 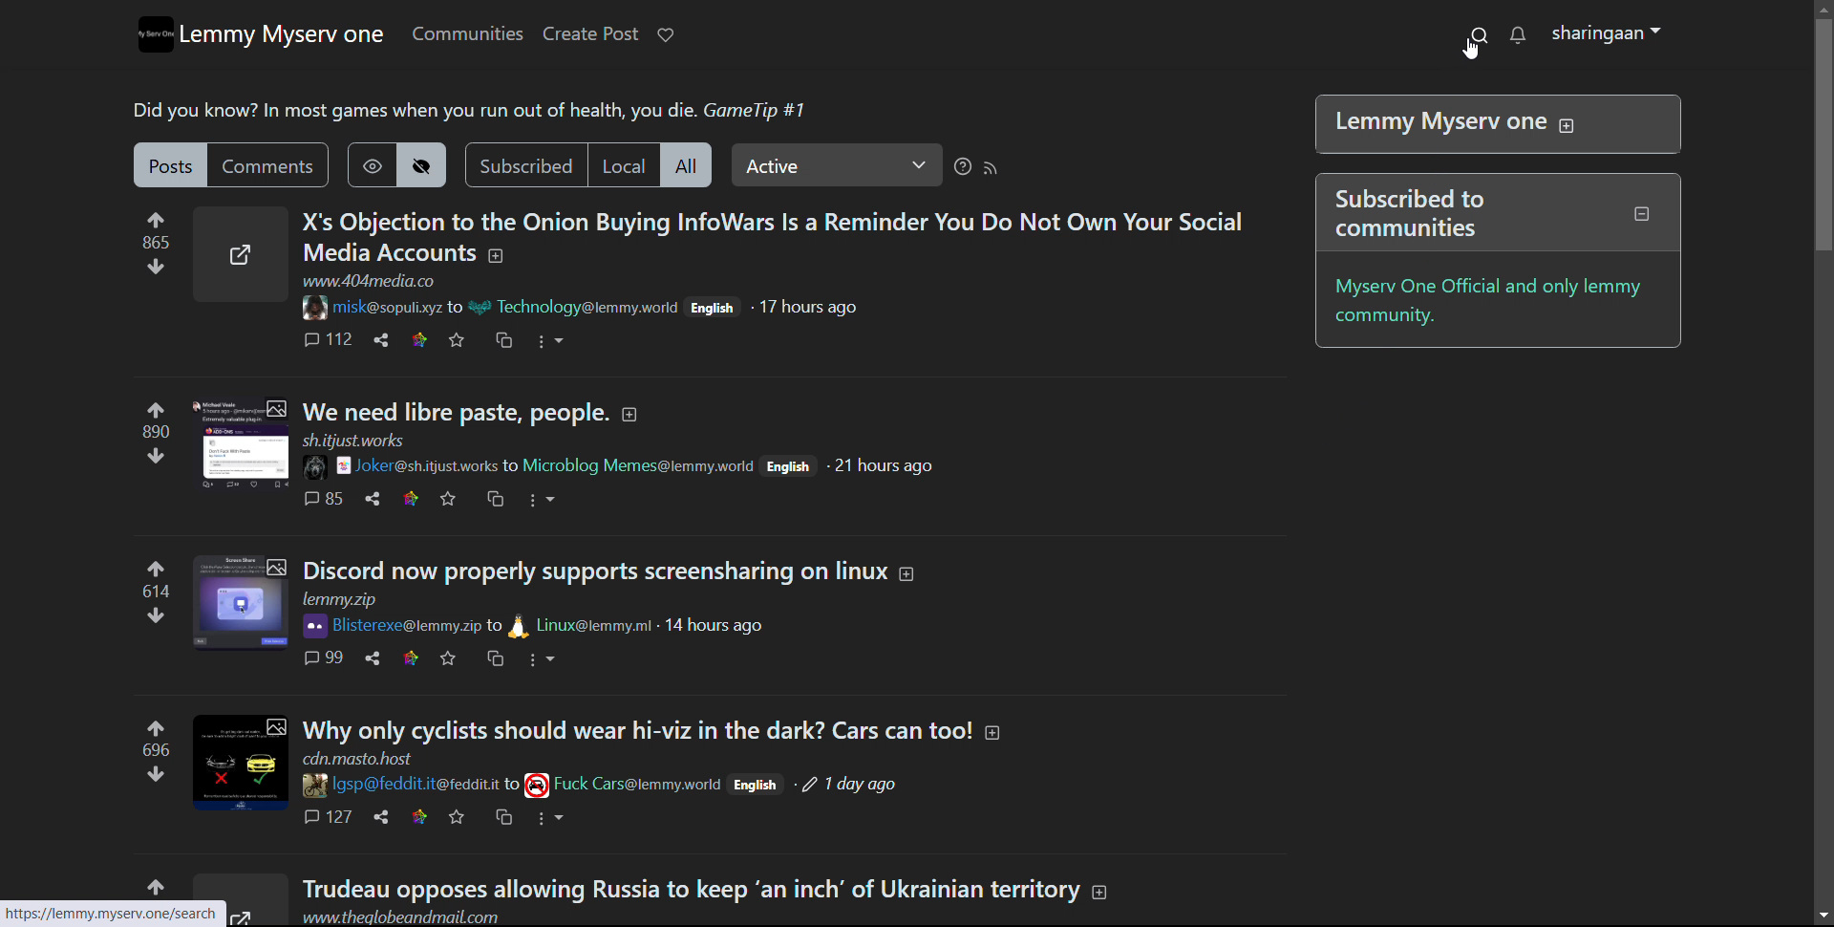 What do you see at coordinates (472, 109) in the screenshot?
I see `Did you know? In most games when you run out of health, you die. GameTip #1` at bounding box center [472, 109].